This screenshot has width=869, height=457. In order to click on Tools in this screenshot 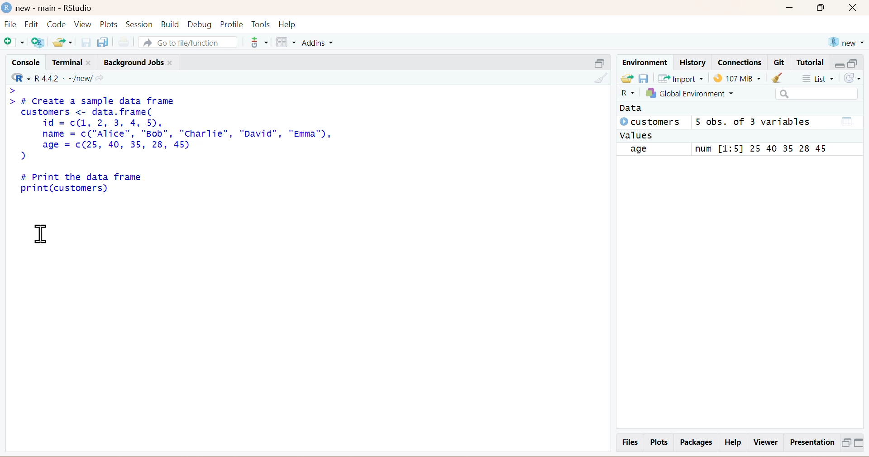, I will do `click(261, 23)`.